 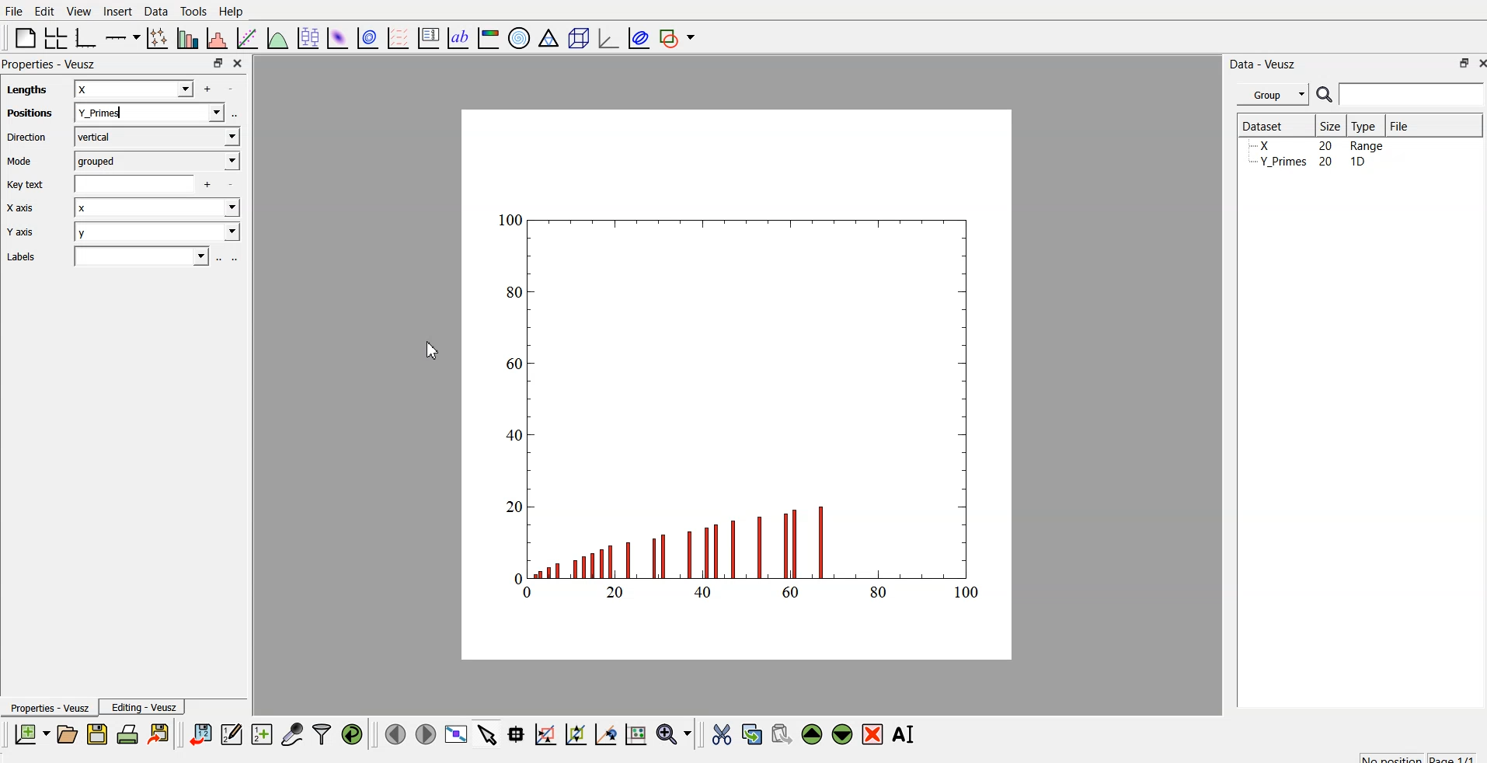 I want to click on plot points, so click(x=154, y=37).